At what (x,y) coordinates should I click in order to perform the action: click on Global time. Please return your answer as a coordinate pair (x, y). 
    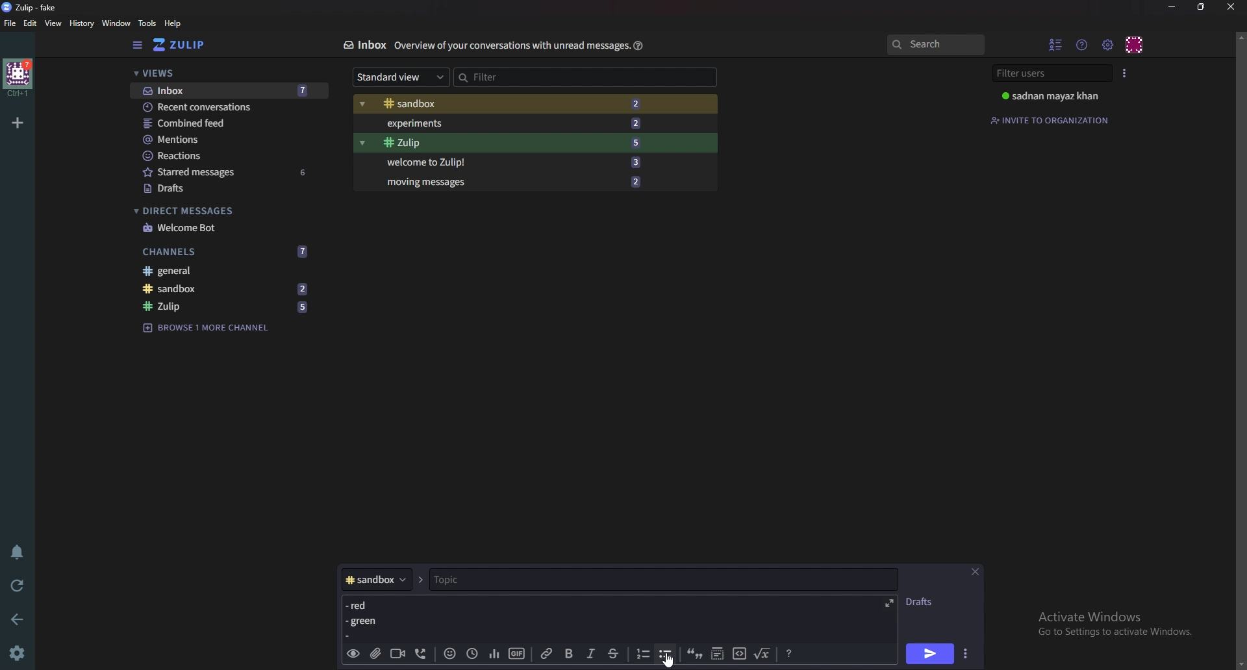
    Looking at the image, I should click on (472, 654).